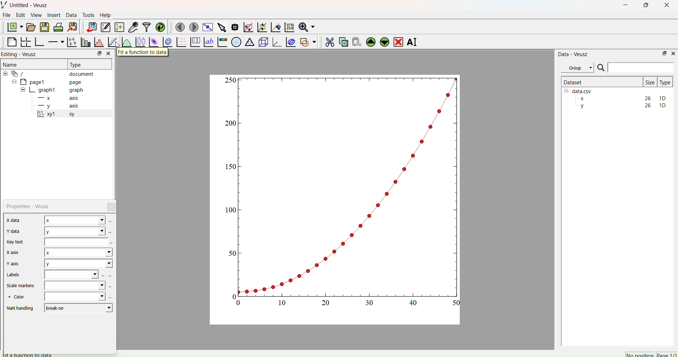 This screenshot has width=678, height=357. Describe the element at coordinates (344, 191) in the screenshot. I see `Graph` at that location.